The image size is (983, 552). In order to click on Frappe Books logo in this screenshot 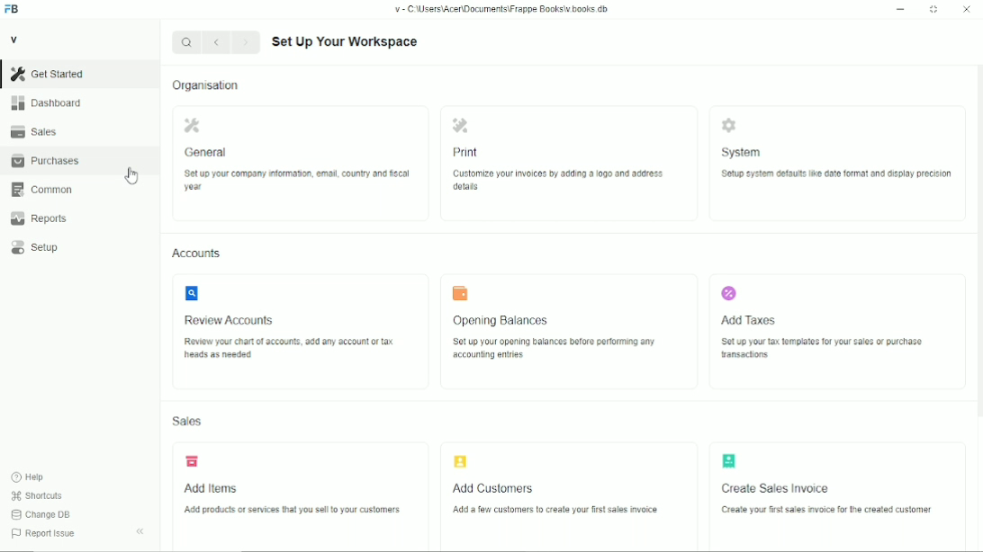, I will do `click(11, 8)`.